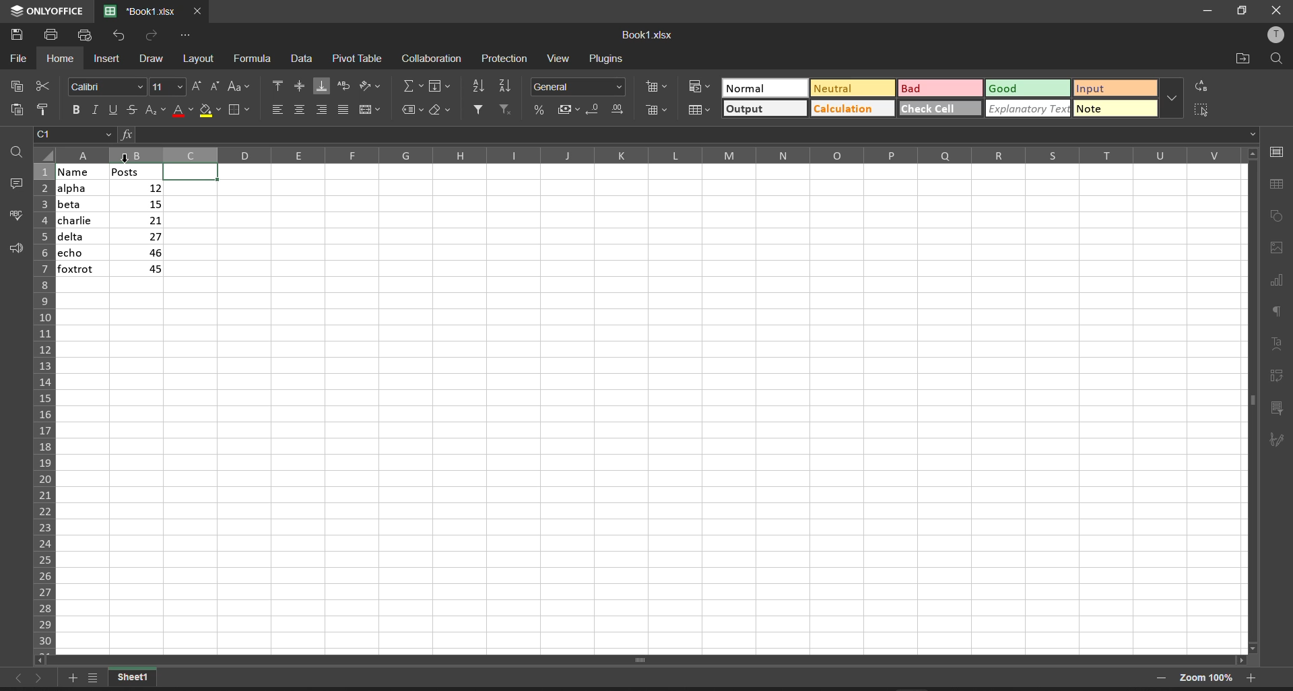 This screenshot has height=691, width=1293. What do you see at coordinates (646, 34) in the screenshot?
I see `Book1.xlsx` at bounding box center [646, 34].